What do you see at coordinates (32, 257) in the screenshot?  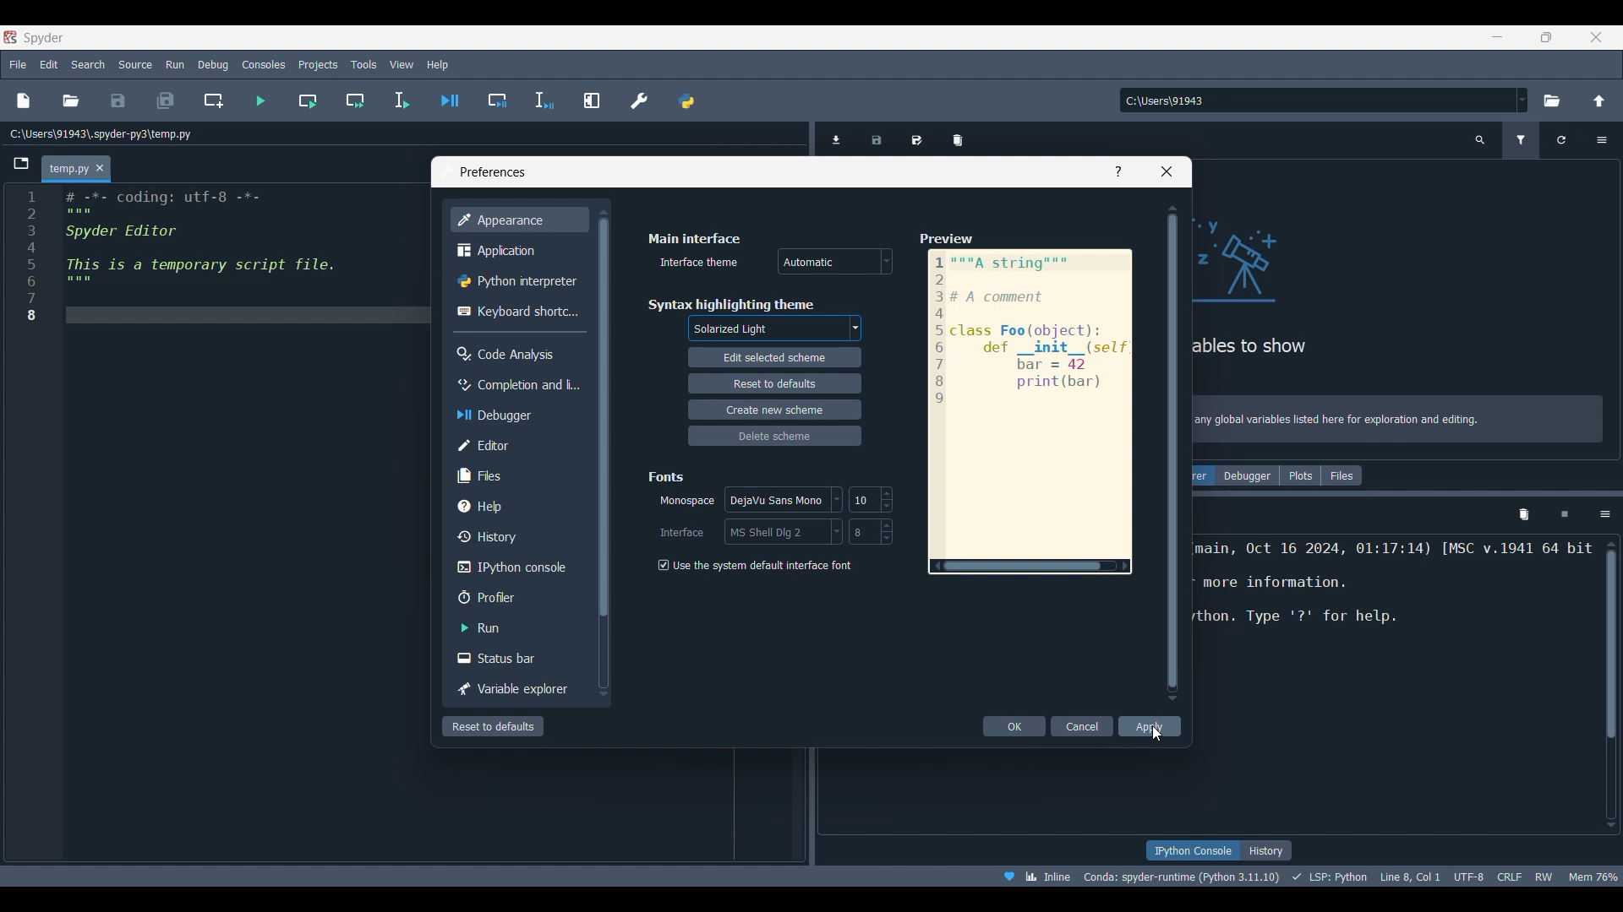 I see `1
2
a
4
5
6
7
8` at bounding box center [32, 257].